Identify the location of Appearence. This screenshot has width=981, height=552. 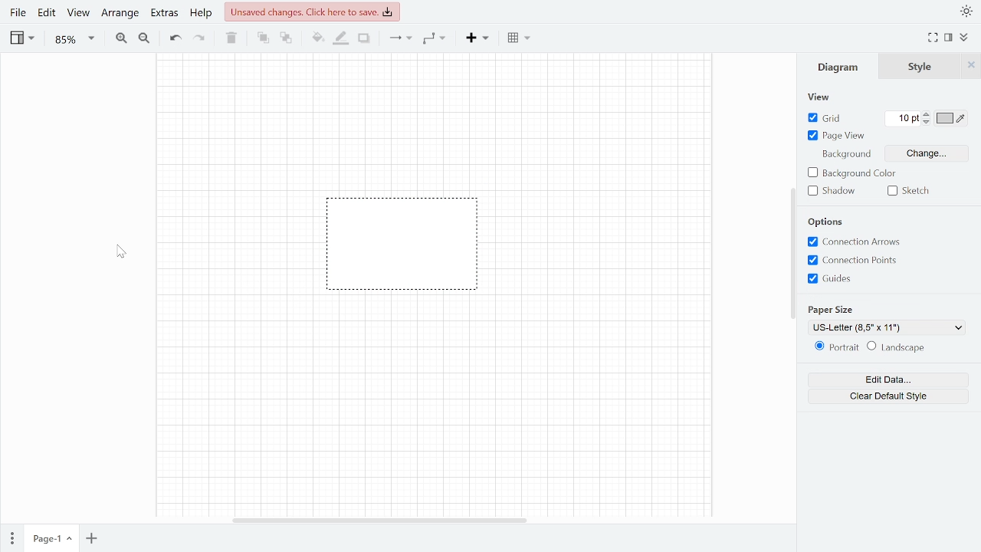
(967, 10).